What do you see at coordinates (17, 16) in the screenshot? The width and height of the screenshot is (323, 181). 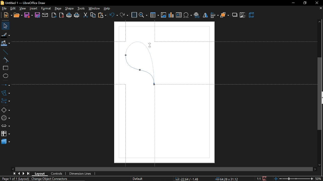 I see `open` at bounding box center [17, 16].